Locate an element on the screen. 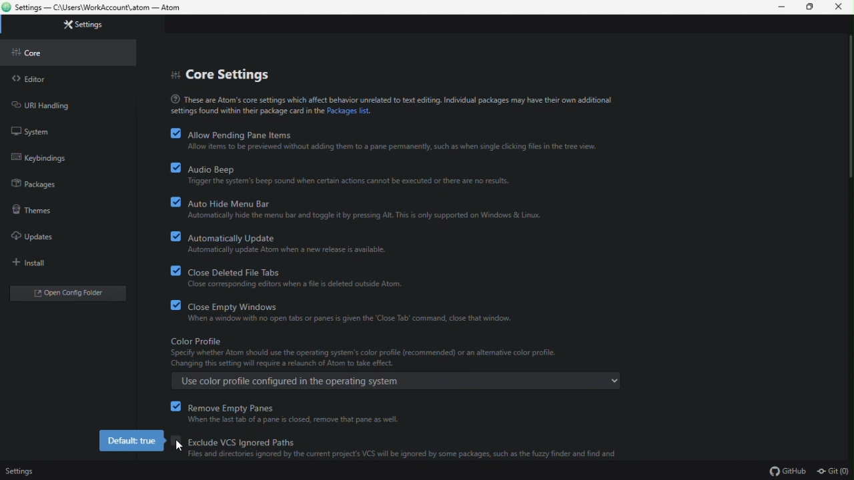  URL handling is located at coordinates (67, 105).